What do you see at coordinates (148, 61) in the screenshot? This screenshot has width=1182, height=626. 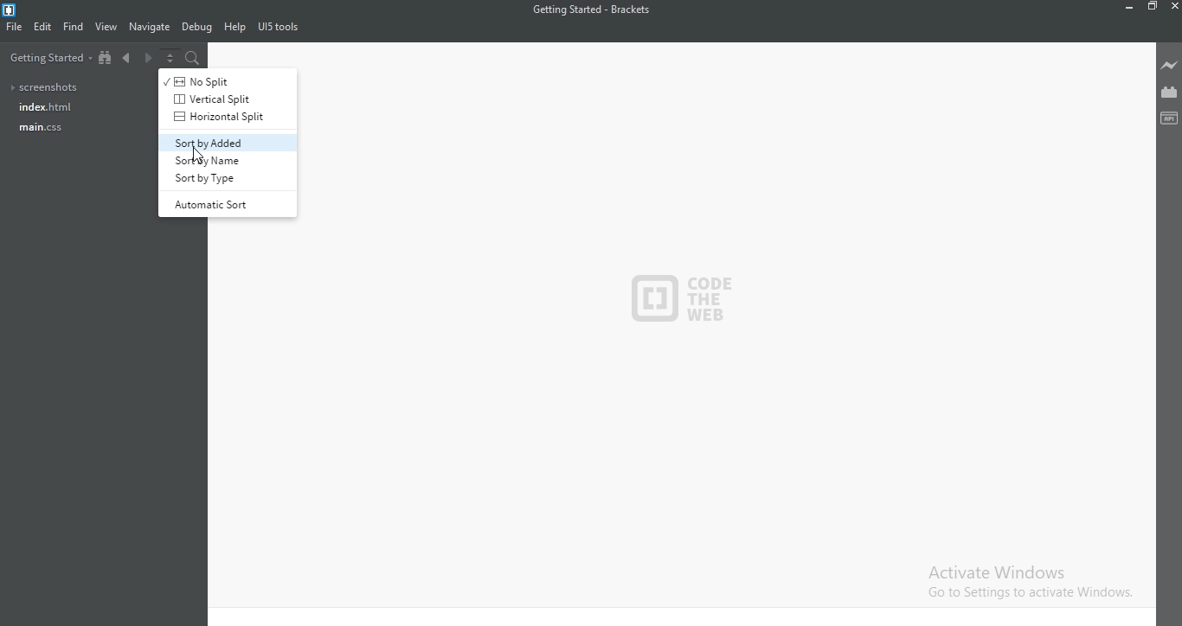 I see `Next document` at bounding box center [148, 61].